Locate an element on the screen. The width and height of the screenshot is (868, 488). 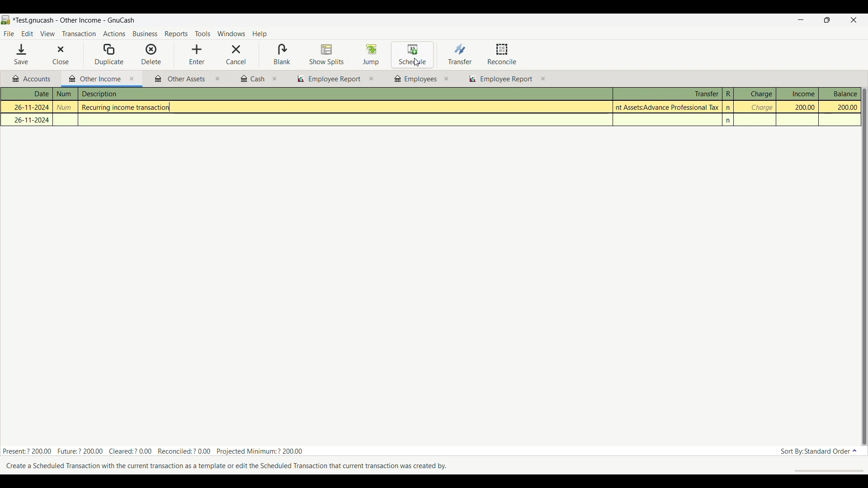
close is located at coordinates (446, 79).